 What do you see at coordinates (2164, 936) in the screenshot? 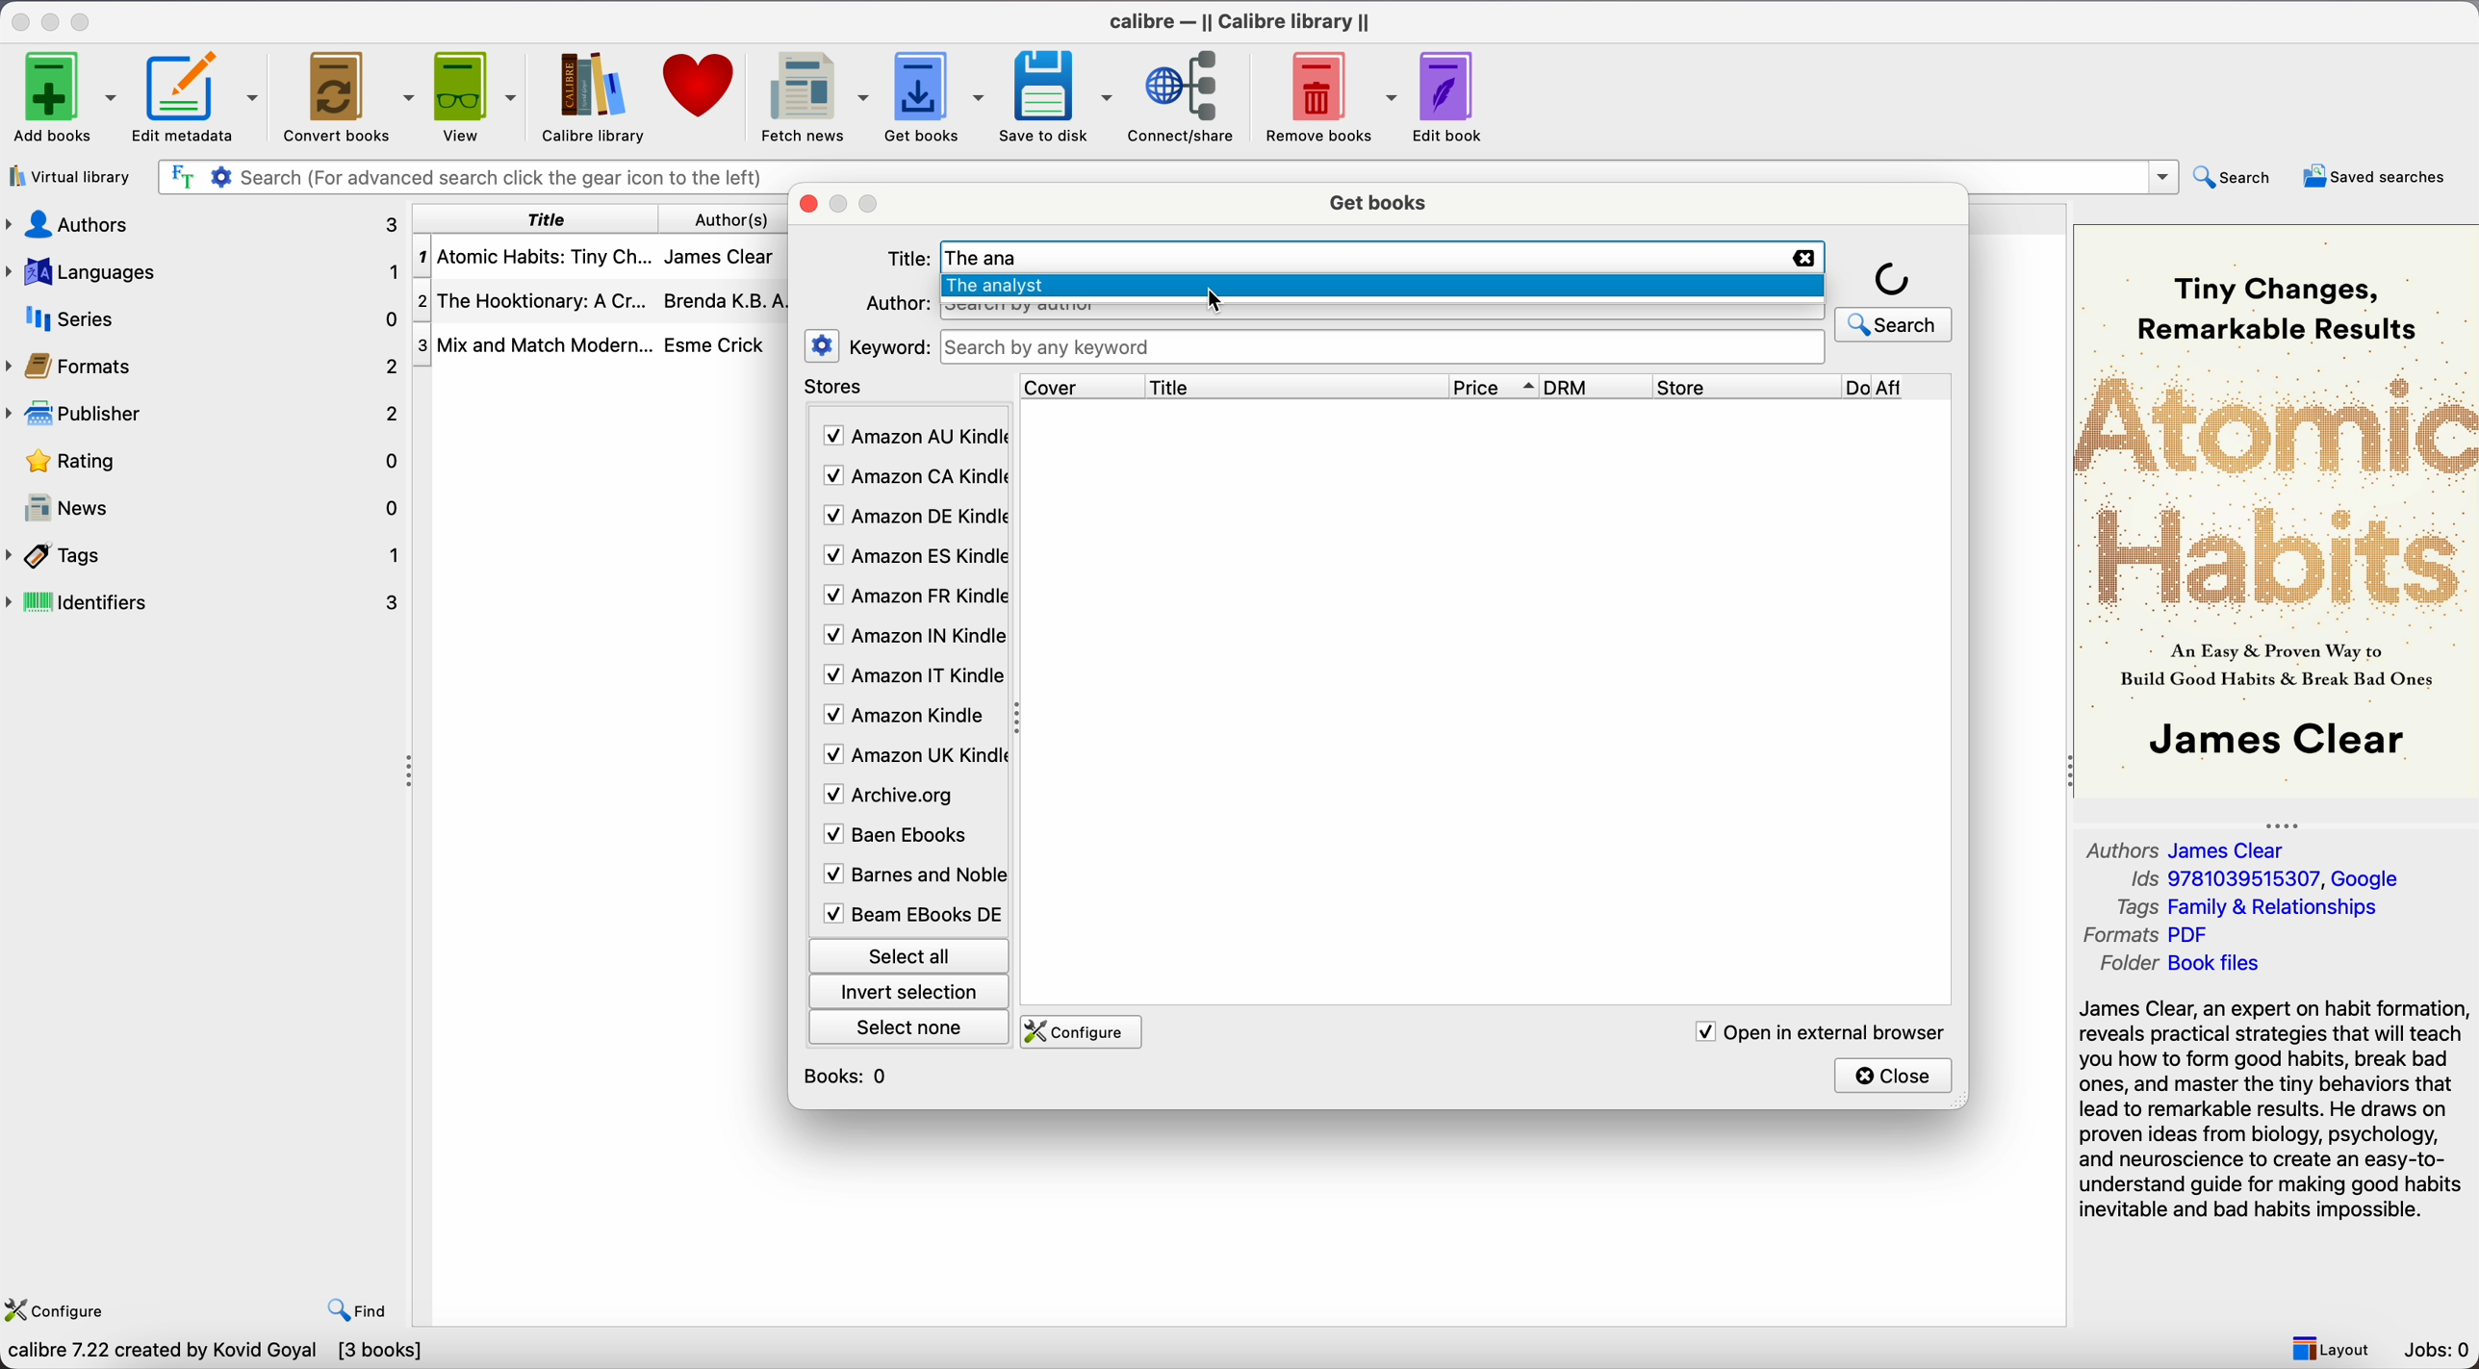
I see `Formats PDF` at bounding box center [2164, 936].